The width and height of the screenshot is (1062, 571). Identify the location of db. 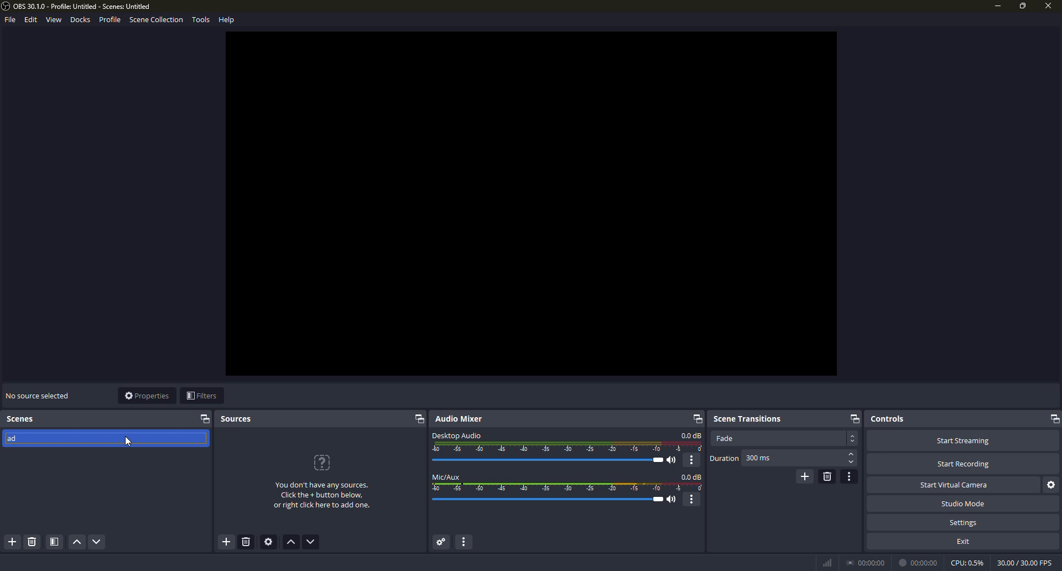
(692, 476).